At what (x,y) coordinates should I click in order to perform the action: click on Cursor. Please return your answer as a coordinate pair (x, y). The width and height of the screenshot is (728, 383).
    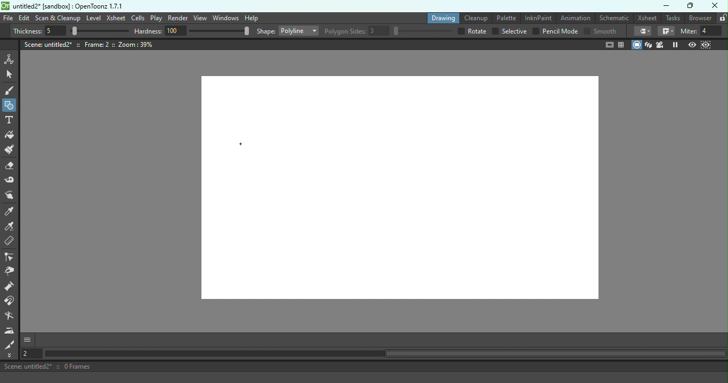
    Looking at the image, I should click on (237, 148).